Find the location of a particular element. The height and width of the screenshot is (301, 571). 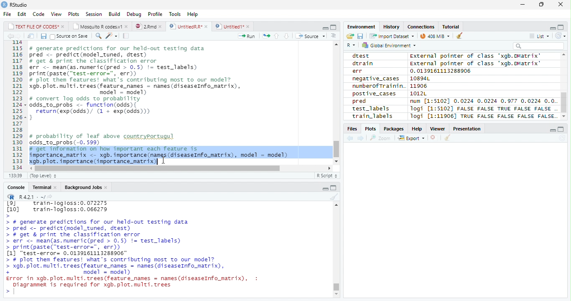

Restore Down is located at coordinates (541, 5).